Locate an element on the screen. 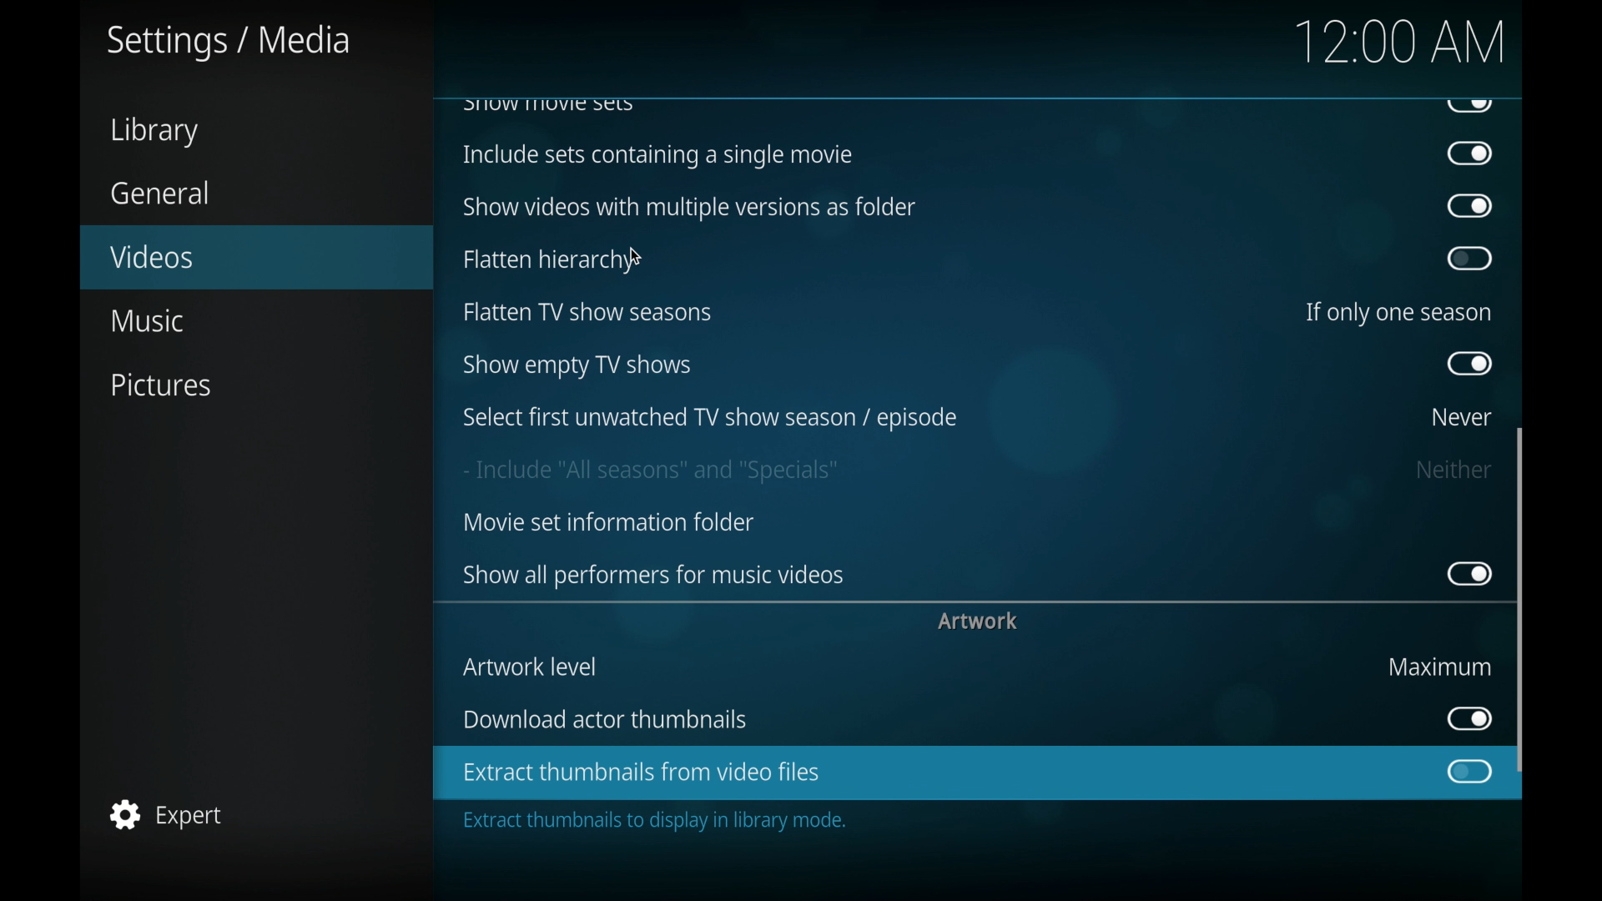 The width and height of the screenshot is (1602, 901). toggle button is located at coordinates (1471, 208).